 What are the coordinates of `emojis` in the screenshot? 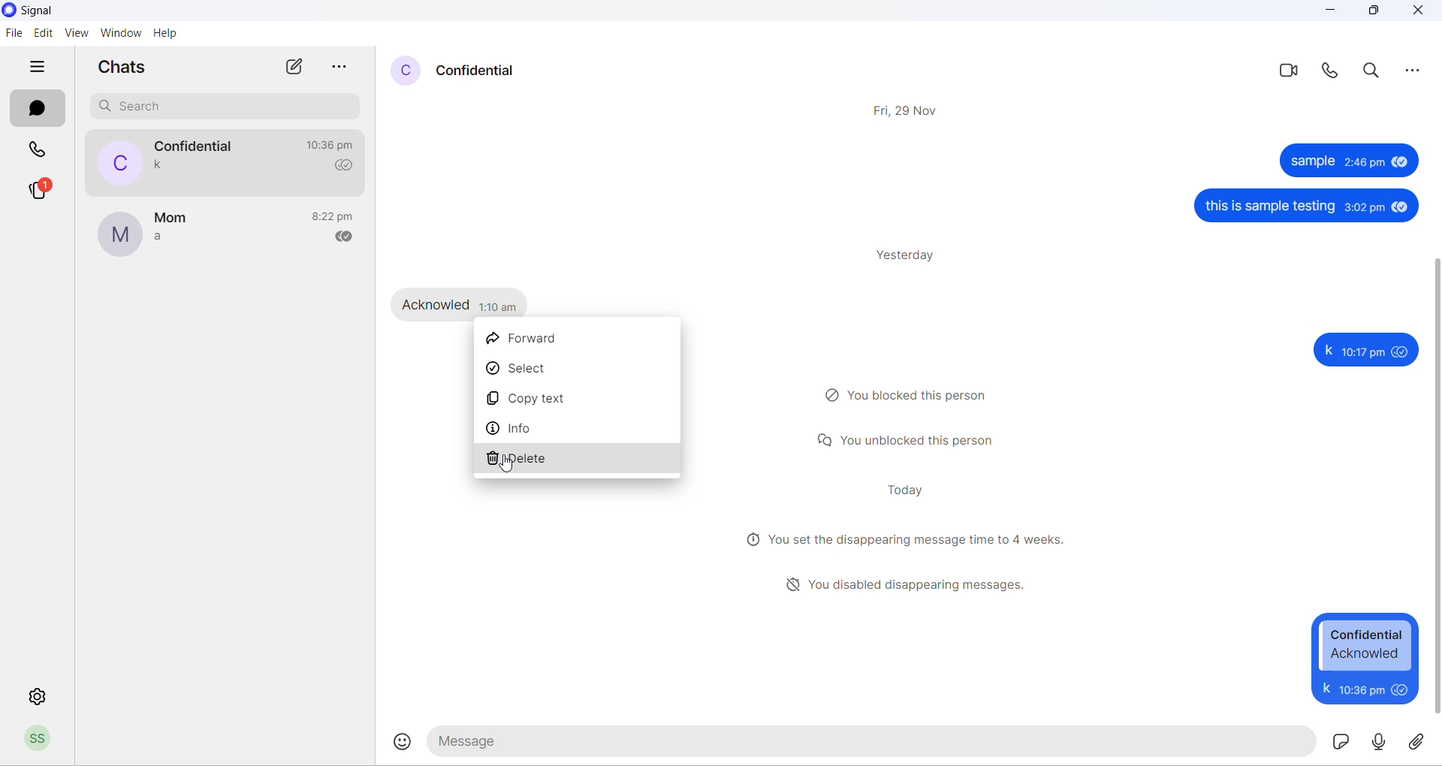 It's located at (404, 742).